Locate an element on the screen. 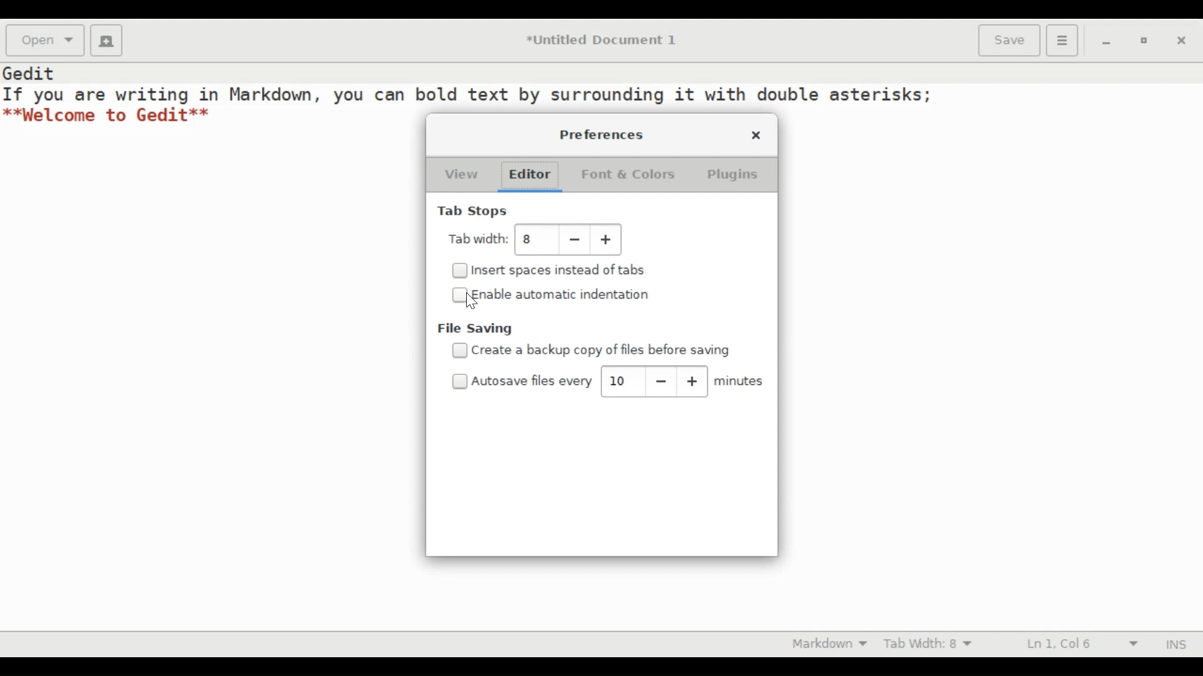 This screenshot has width=1203, height=676. Enable automatic indentation is located at coordinates (562, 295).